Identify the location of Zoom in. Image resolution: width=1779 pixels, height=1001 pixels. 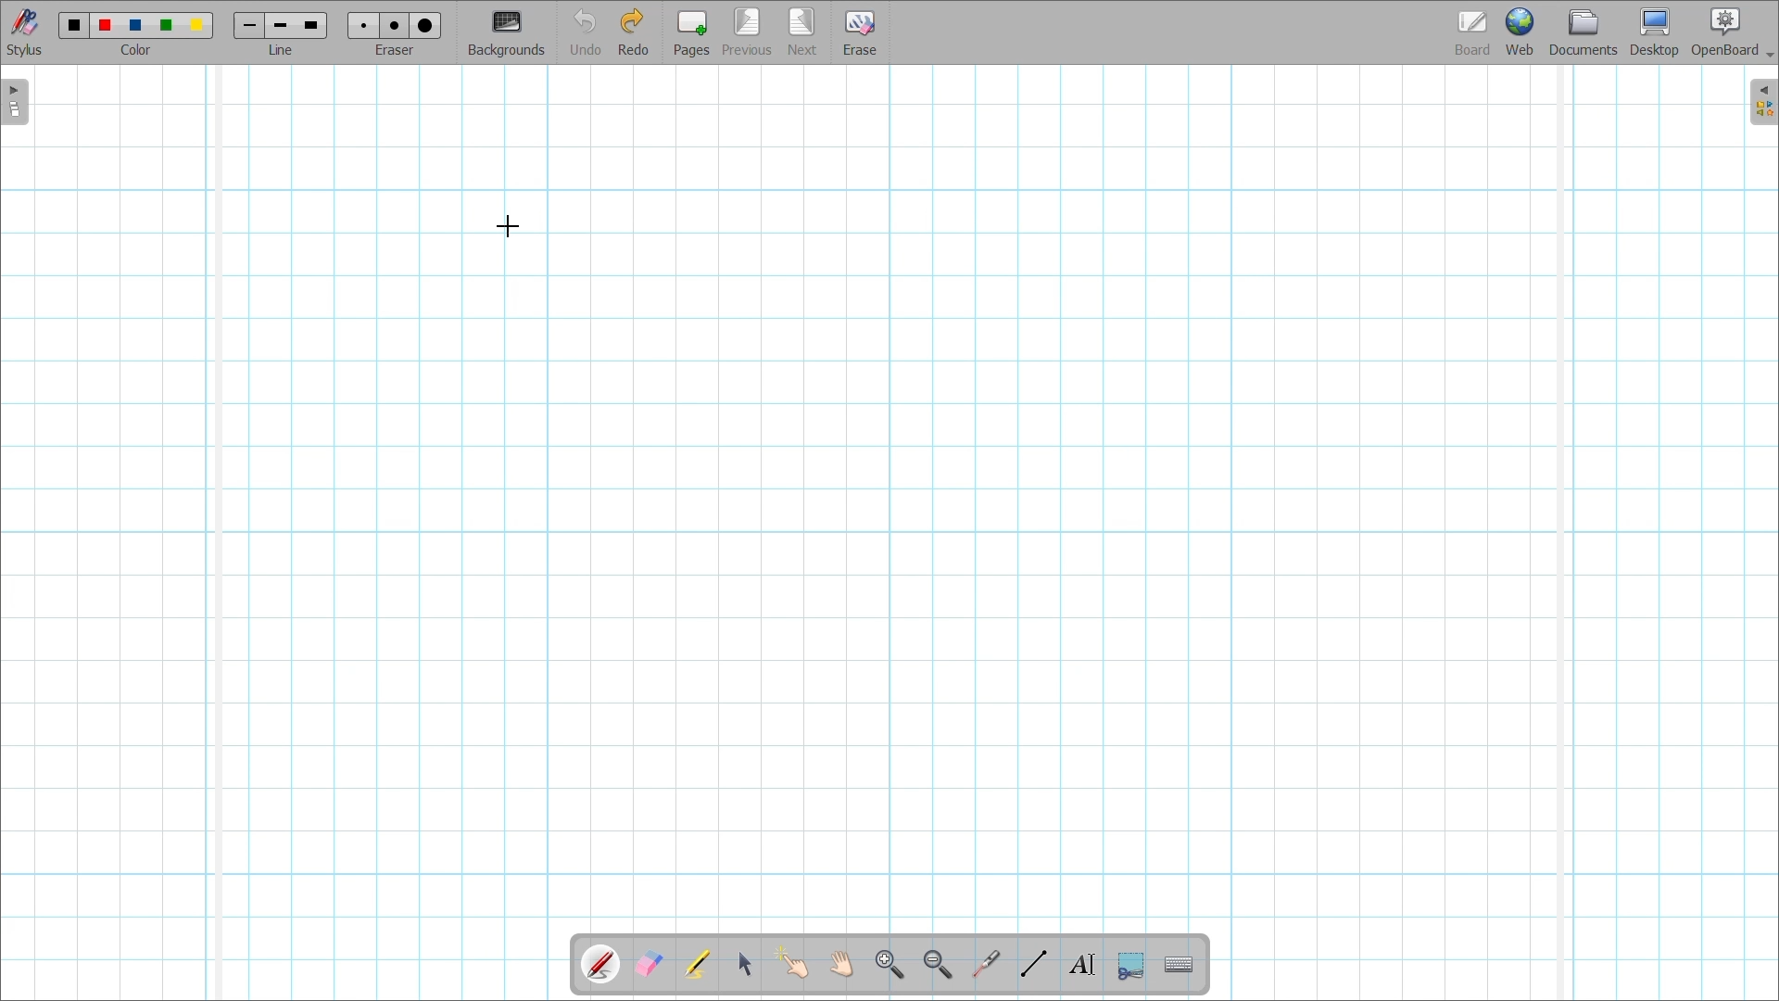
(889, 965).